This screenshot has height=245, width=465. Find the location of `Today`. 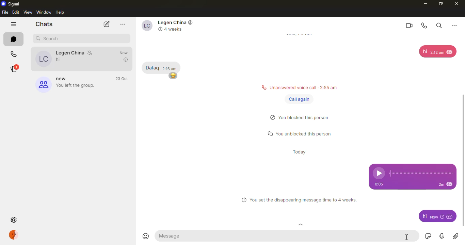

Today is located at coordinates (300, 151).